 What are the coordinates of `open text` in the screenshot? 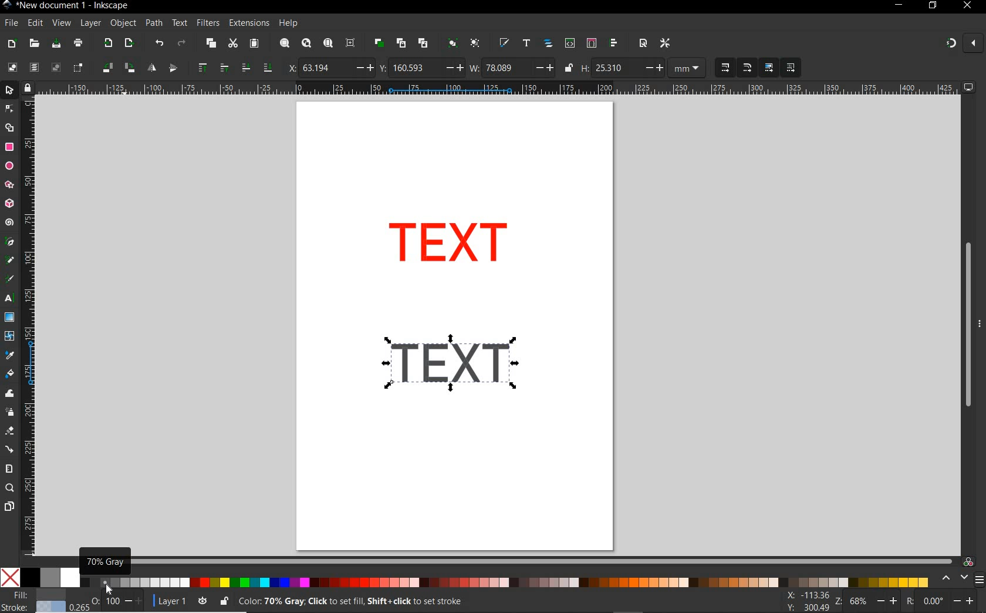 It's located at (526, 44).